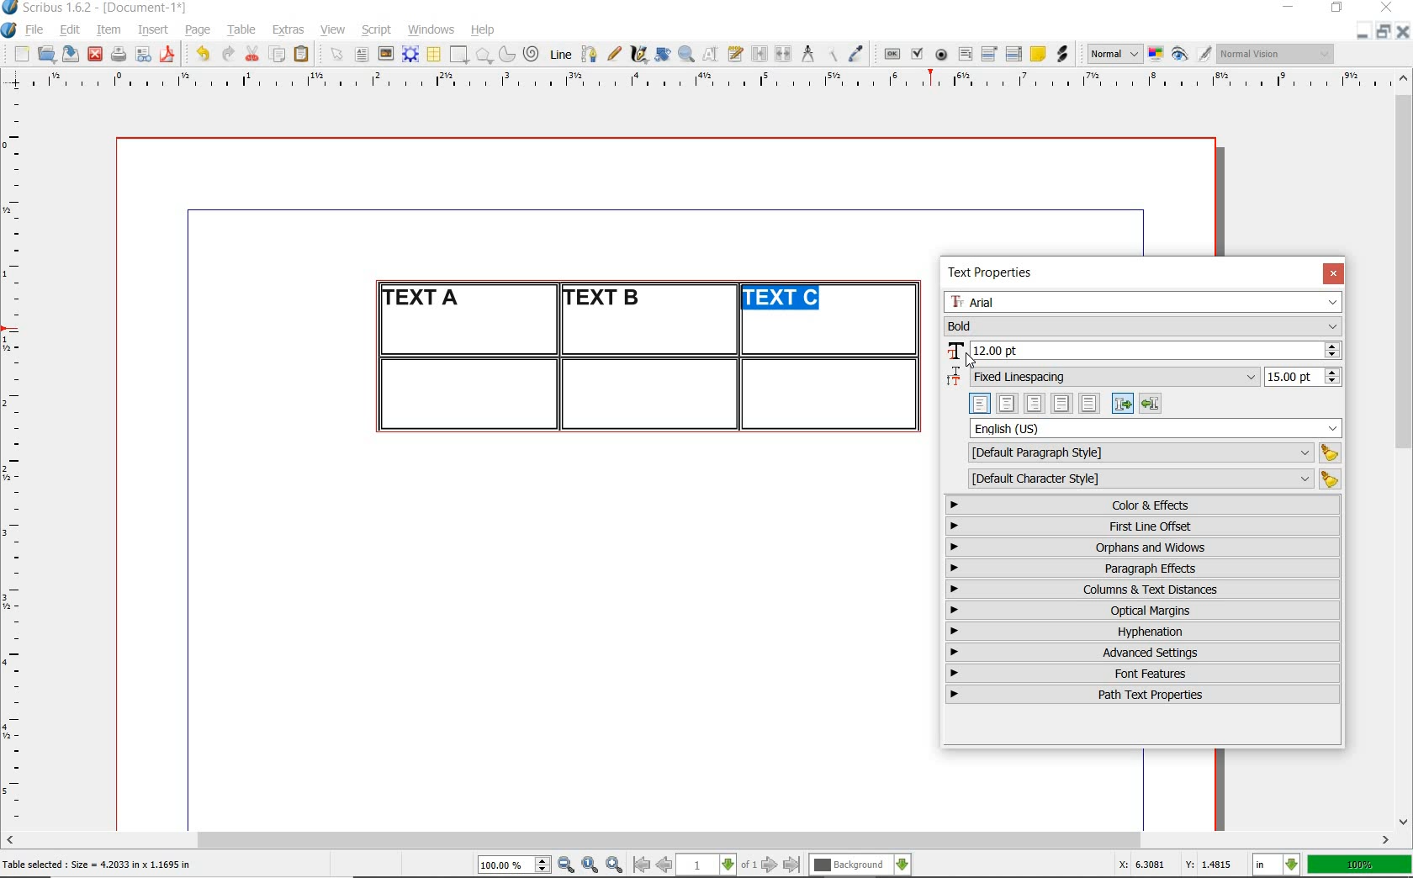 This screenshot has height=878, width=1413. I want to click on Bezier curve, so click(588, 54).